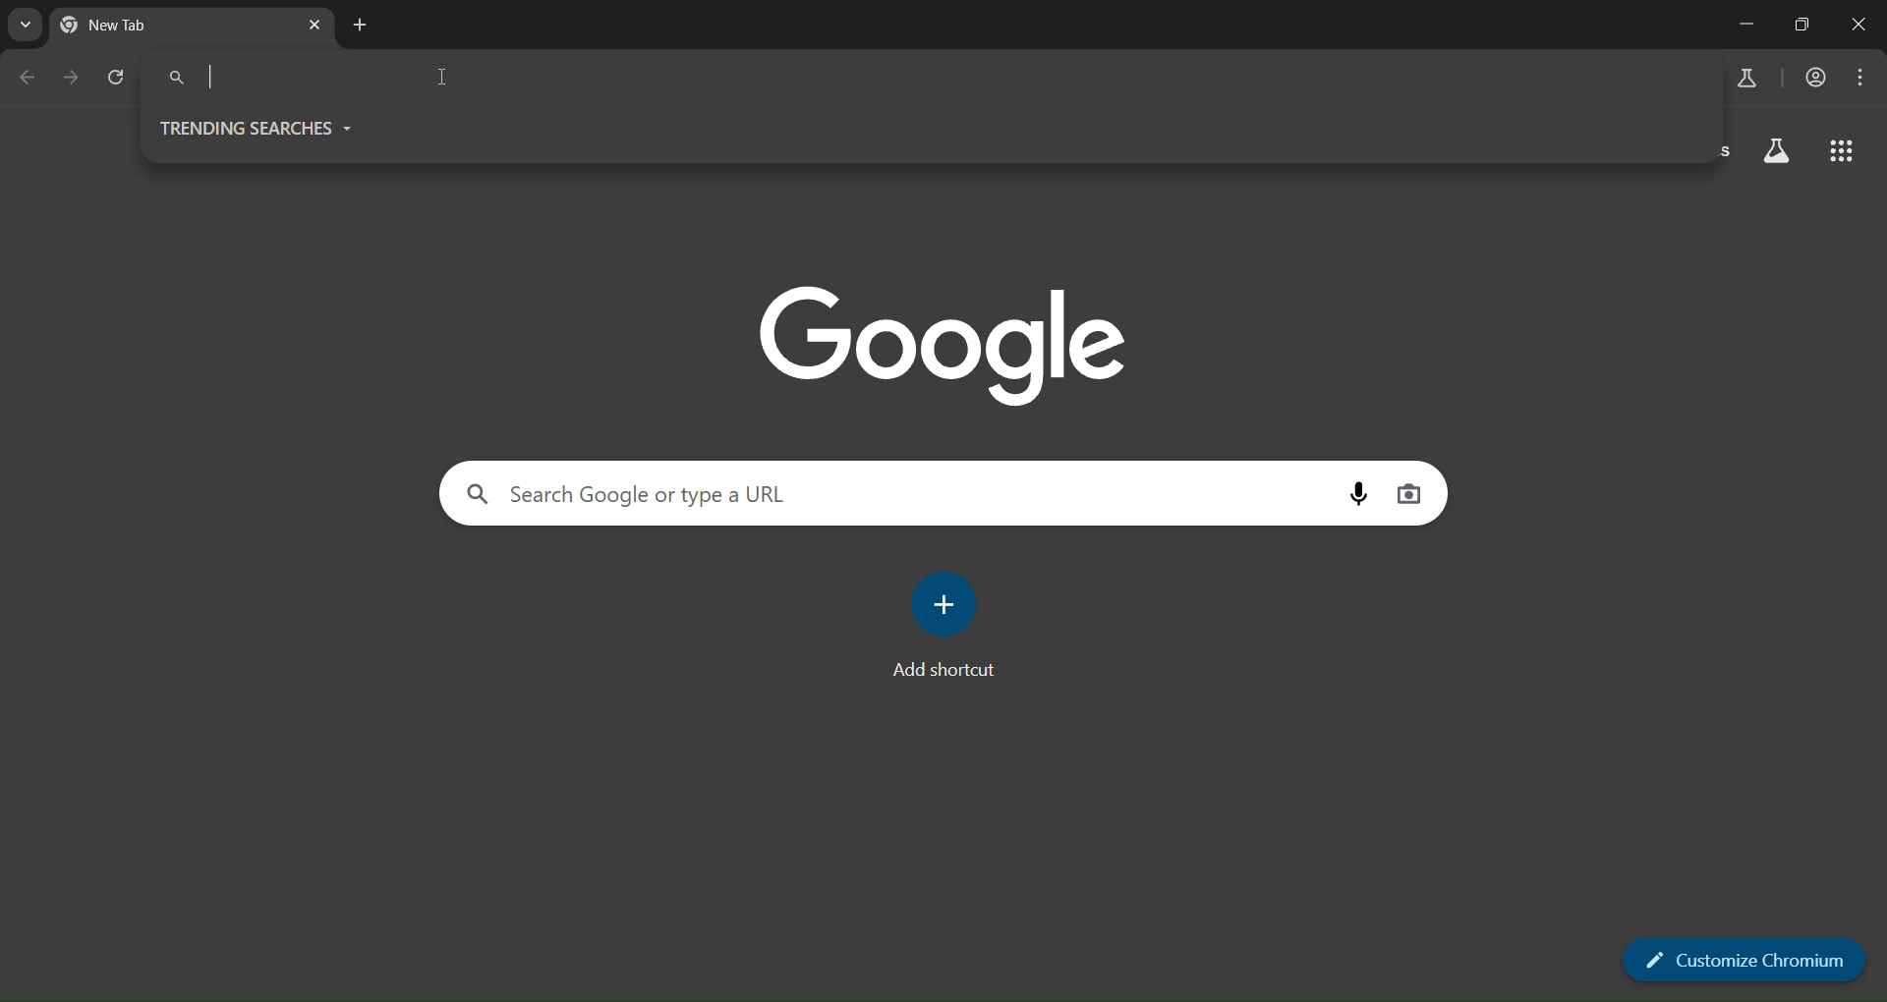 This screenshot has height=1002, width=1887. I want to click on Search Google or type a URL, so click(682, 495).